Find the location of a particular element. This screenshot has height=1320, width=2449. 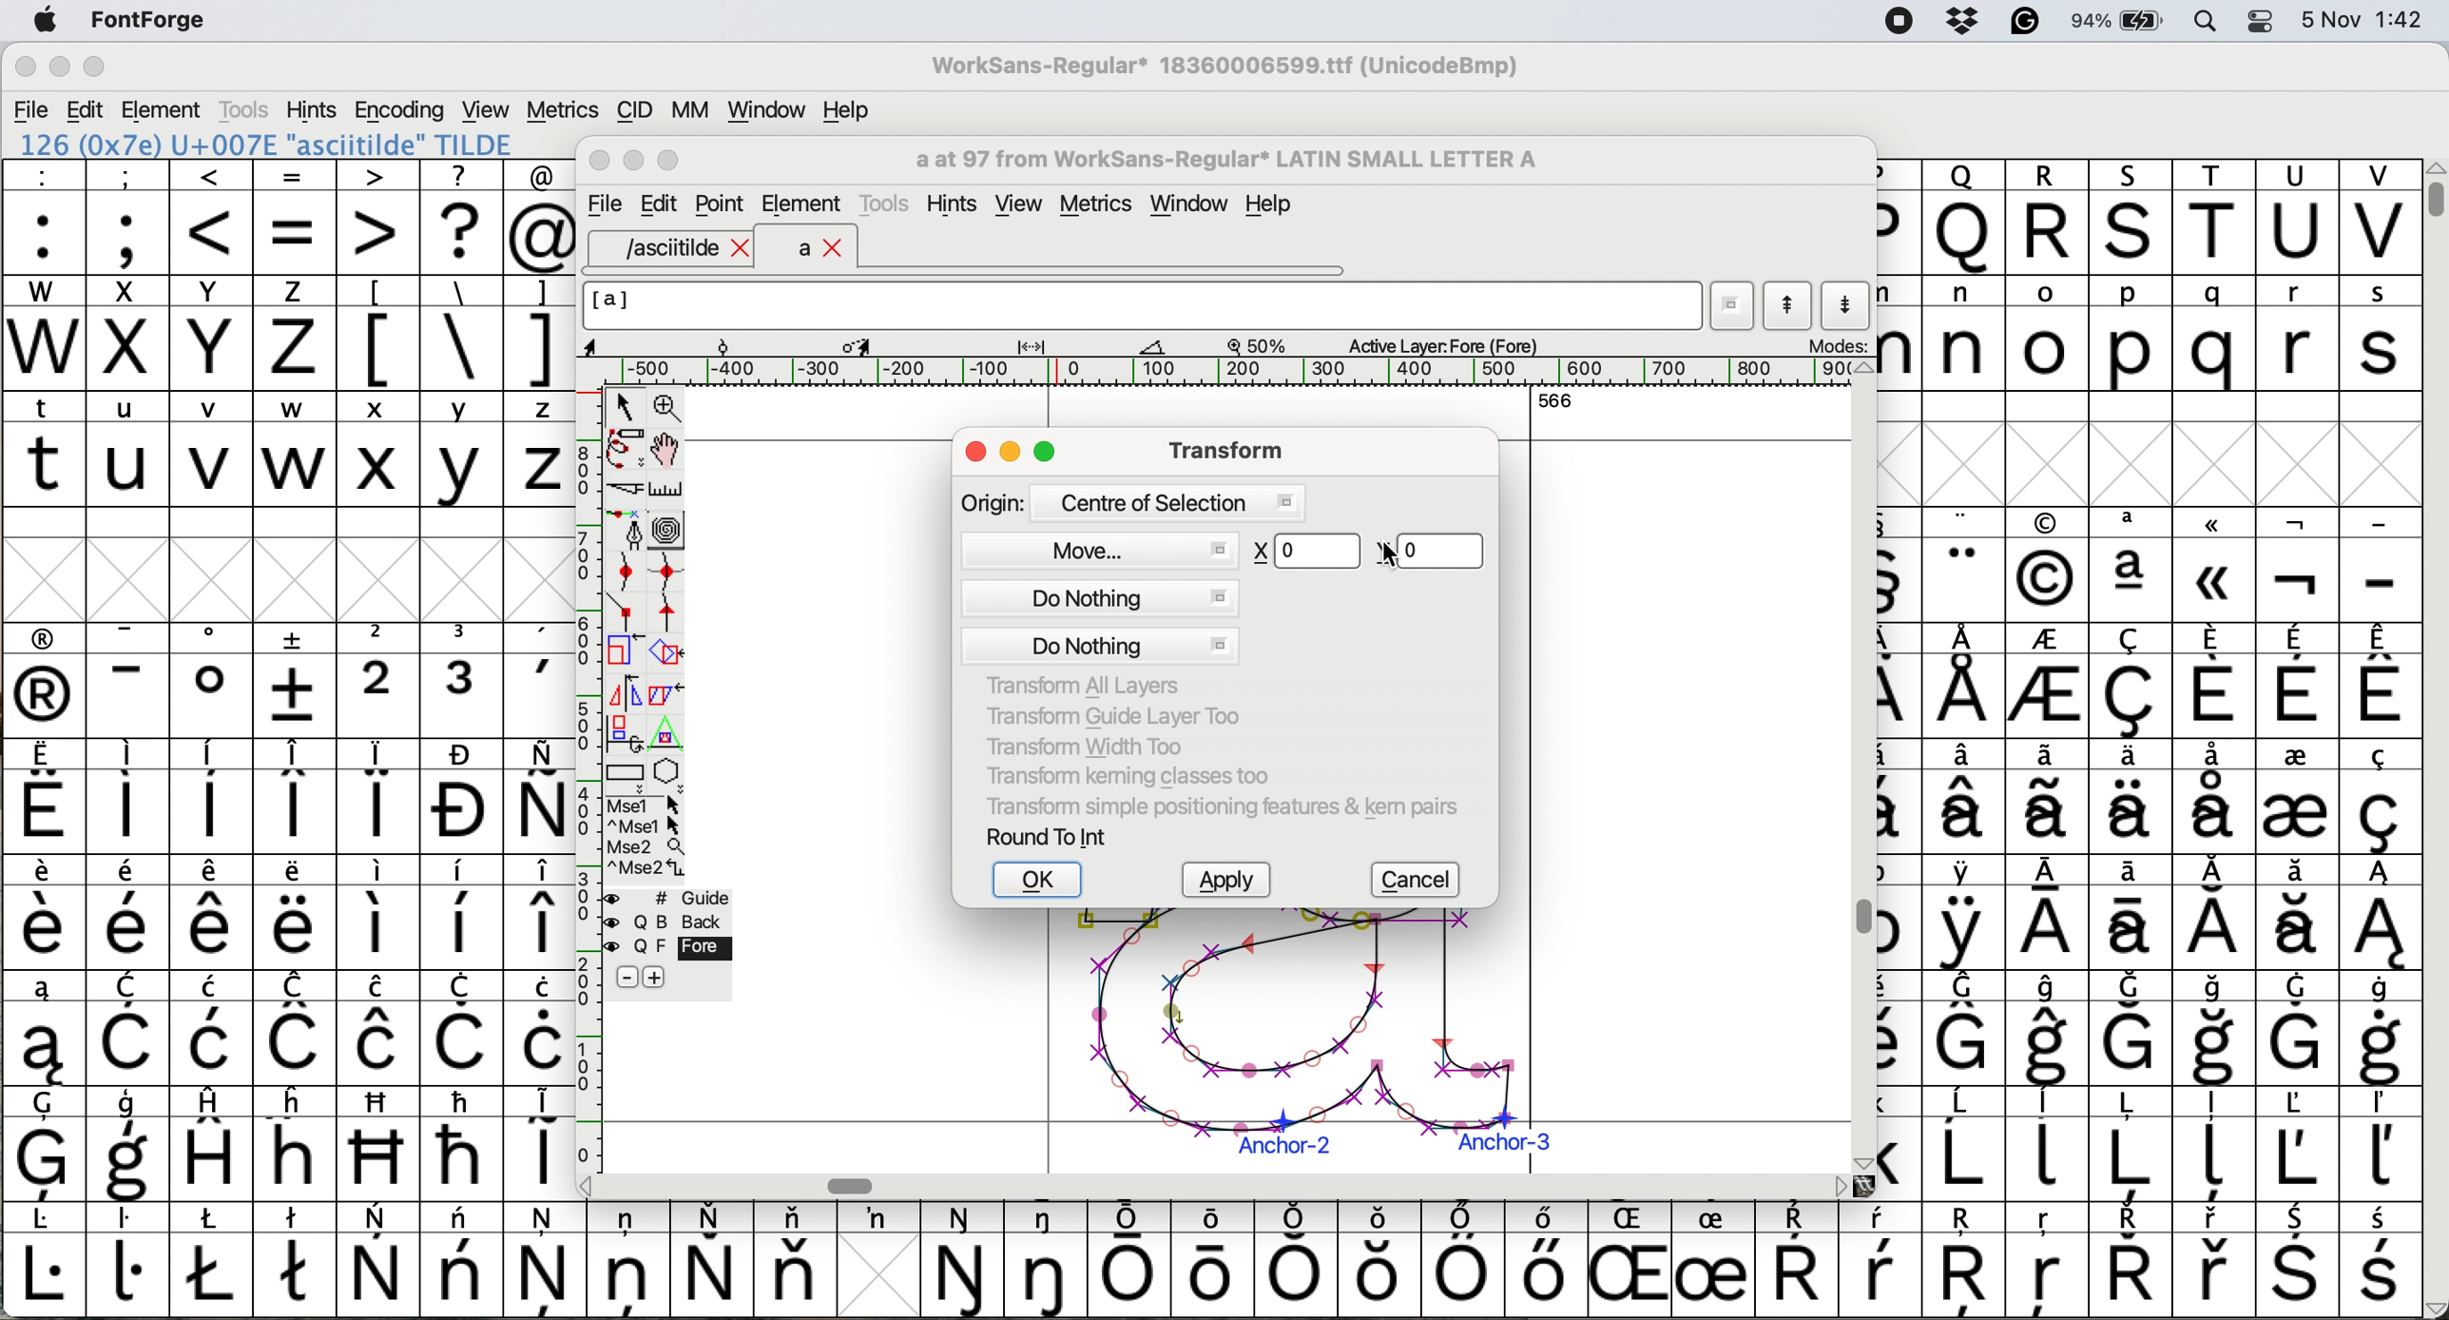

t is located at coordinates (44, 447).